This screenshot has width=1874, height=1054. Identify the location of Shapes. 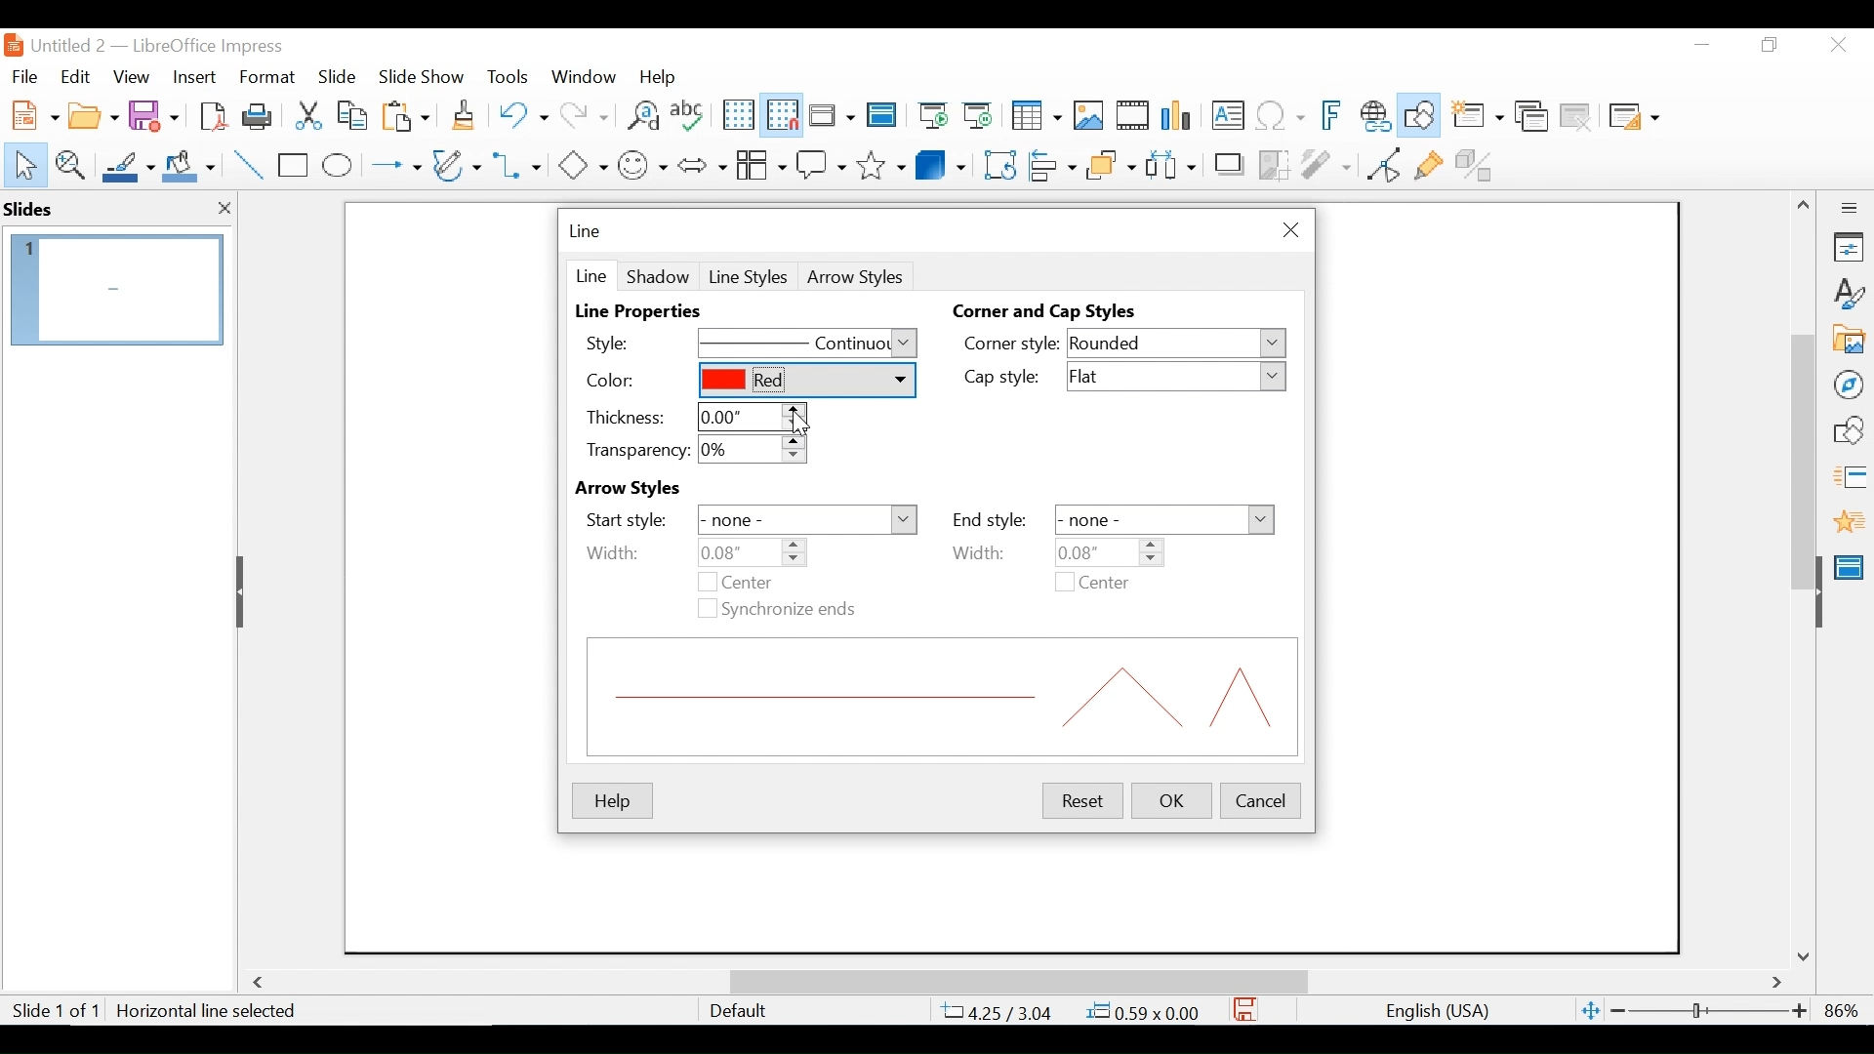
(1849, 430).